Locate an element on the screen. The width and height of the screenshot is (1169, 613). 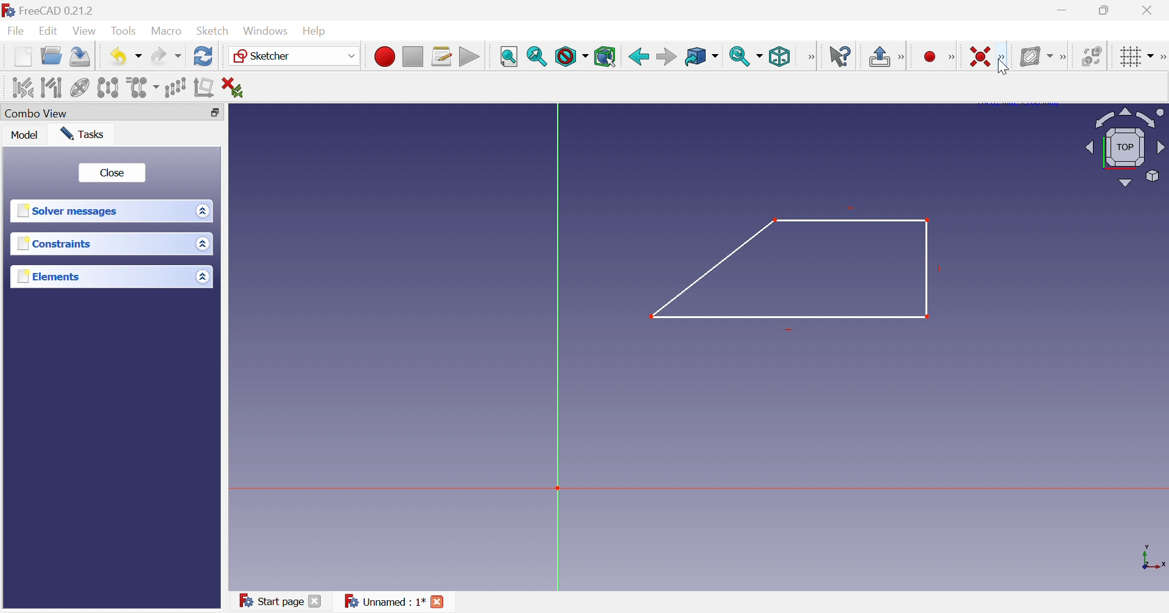
Show virtual space is located at coordinates (1091, 55).